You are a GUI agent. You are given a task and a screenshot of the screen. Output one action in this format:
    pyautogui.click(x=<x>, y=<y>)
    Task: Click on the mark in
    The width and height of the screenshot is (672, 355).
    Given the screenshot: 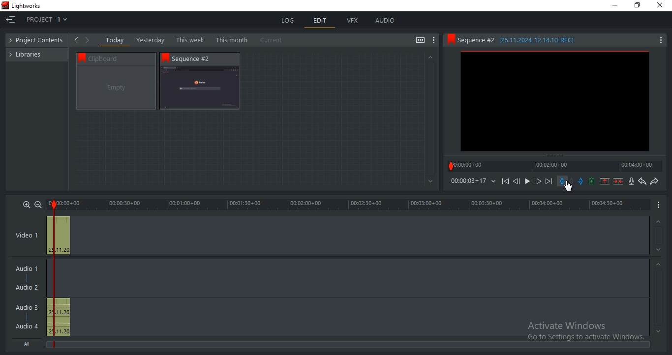 What is the action you would take?
    pyautogui.click(x=562, y=181)
    